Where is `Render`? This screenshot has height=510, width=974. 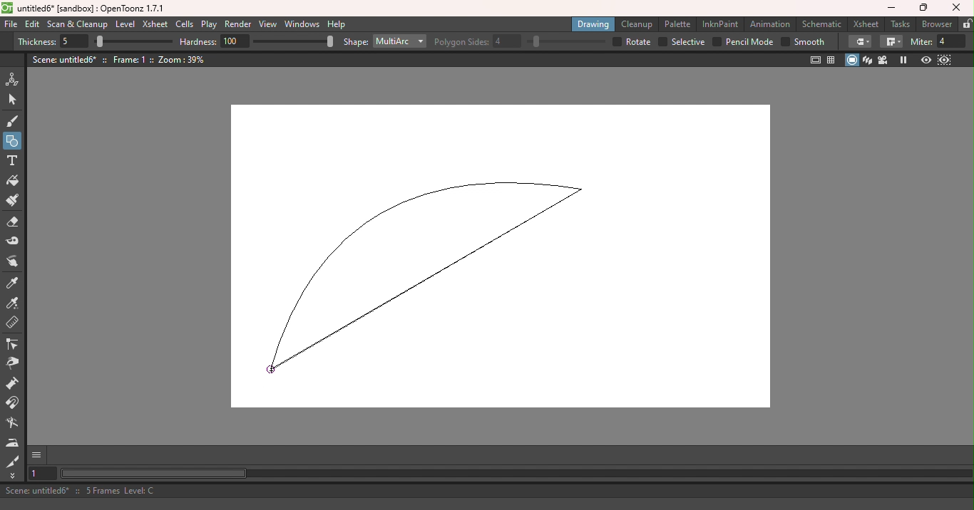 Render is located at coordinates (239, 25).